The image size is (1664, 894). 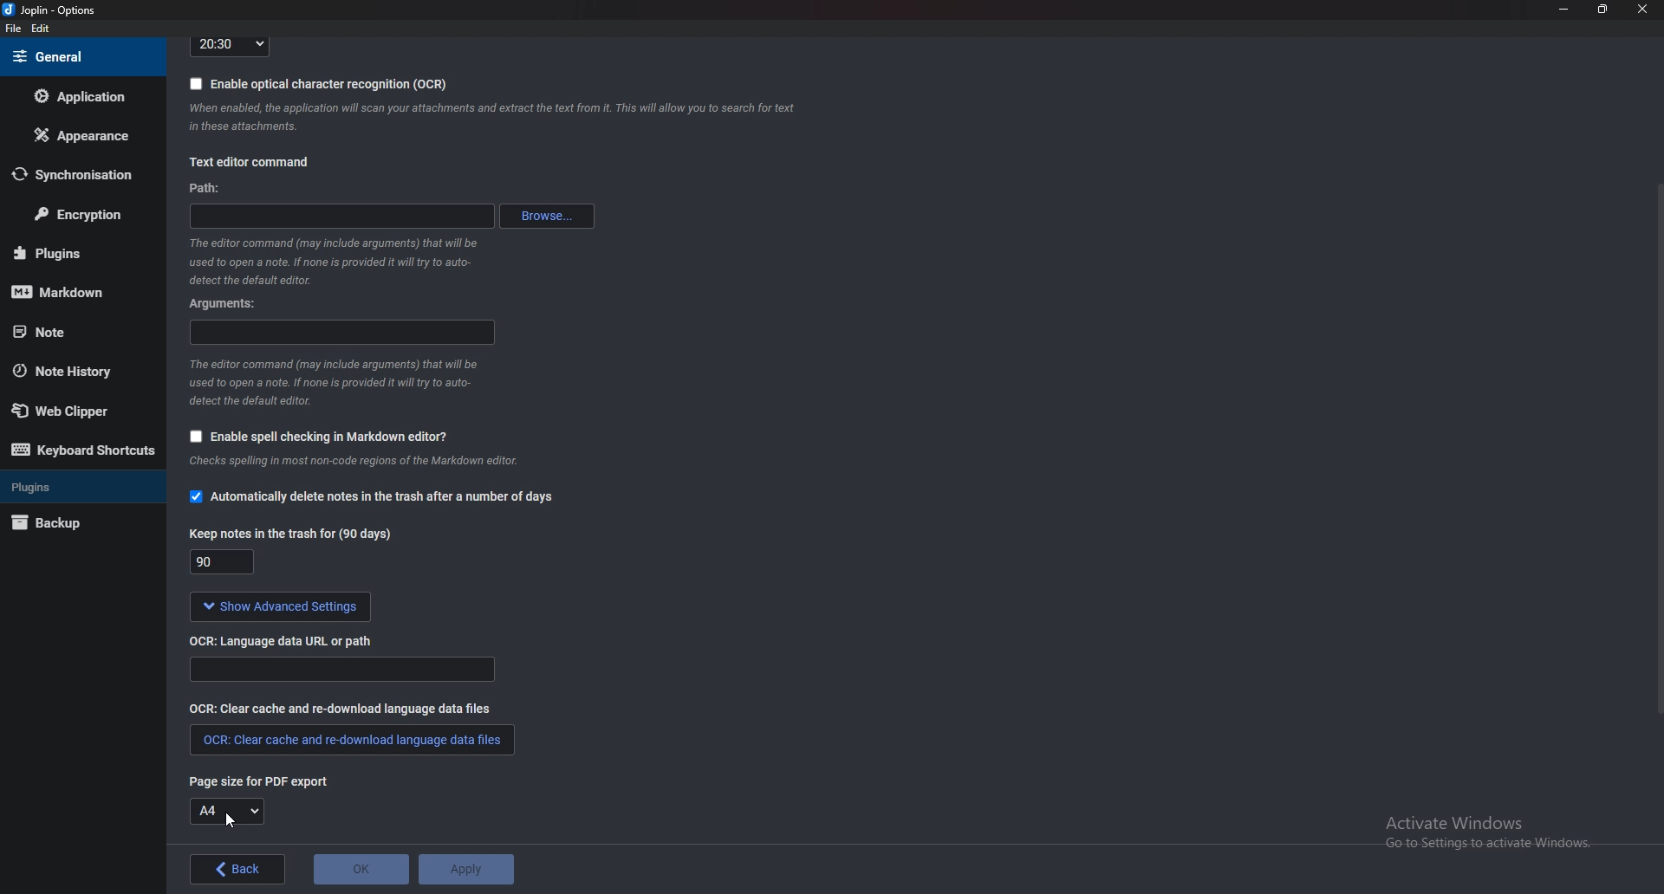 I want to click on path, so click(x=207, y=189).